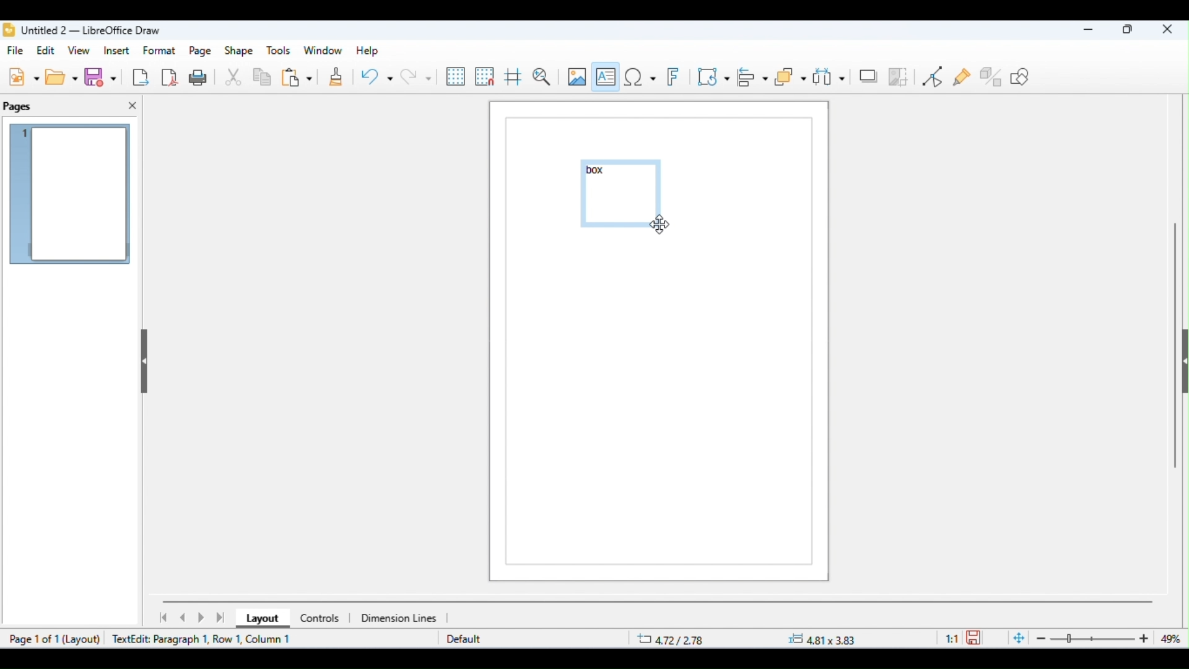 The height and width of the screenshot is (669, 1189). Describe the element at coordinates (659, 225) in the screenshot. I see `cursor` at that location.